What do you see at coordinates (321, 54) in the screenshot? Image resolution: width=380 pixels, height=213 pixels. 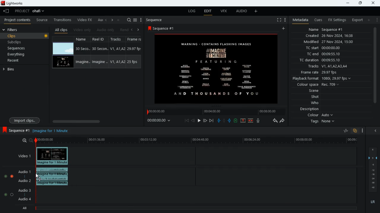 I see `tc end` at bounding box center [321, 54].